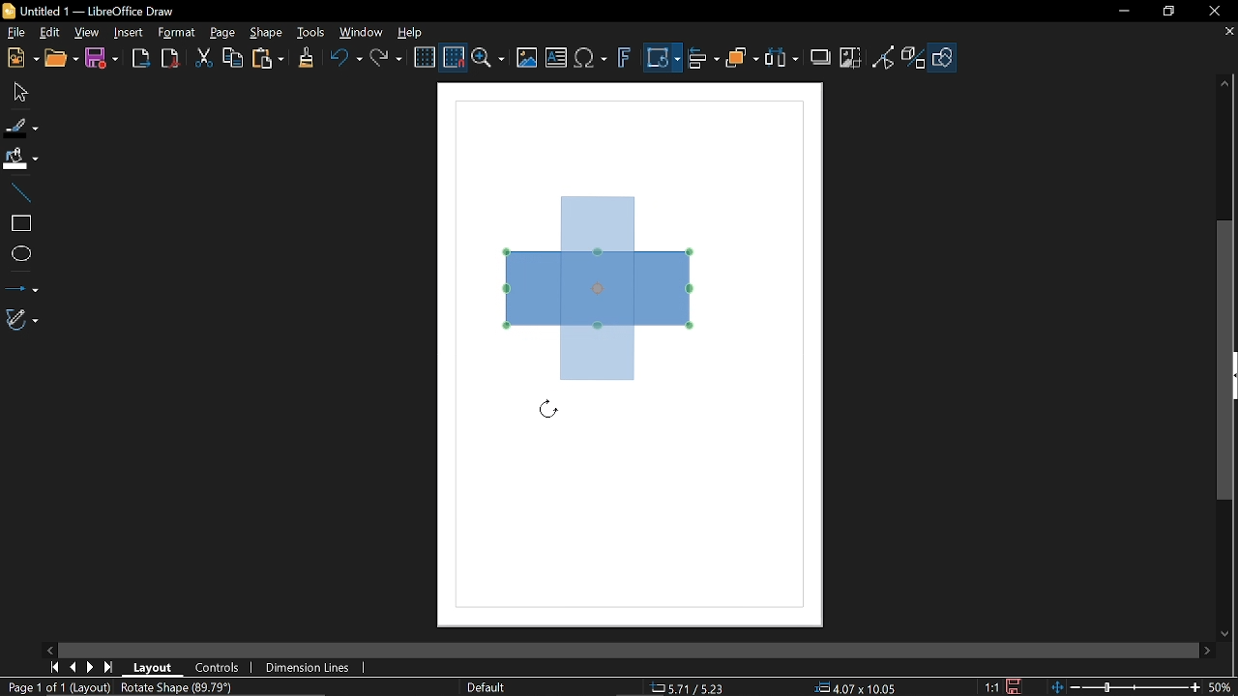  Describe the element at coordinates (624, 60) in the screenshot. I see `Insert fontwork` at that location.